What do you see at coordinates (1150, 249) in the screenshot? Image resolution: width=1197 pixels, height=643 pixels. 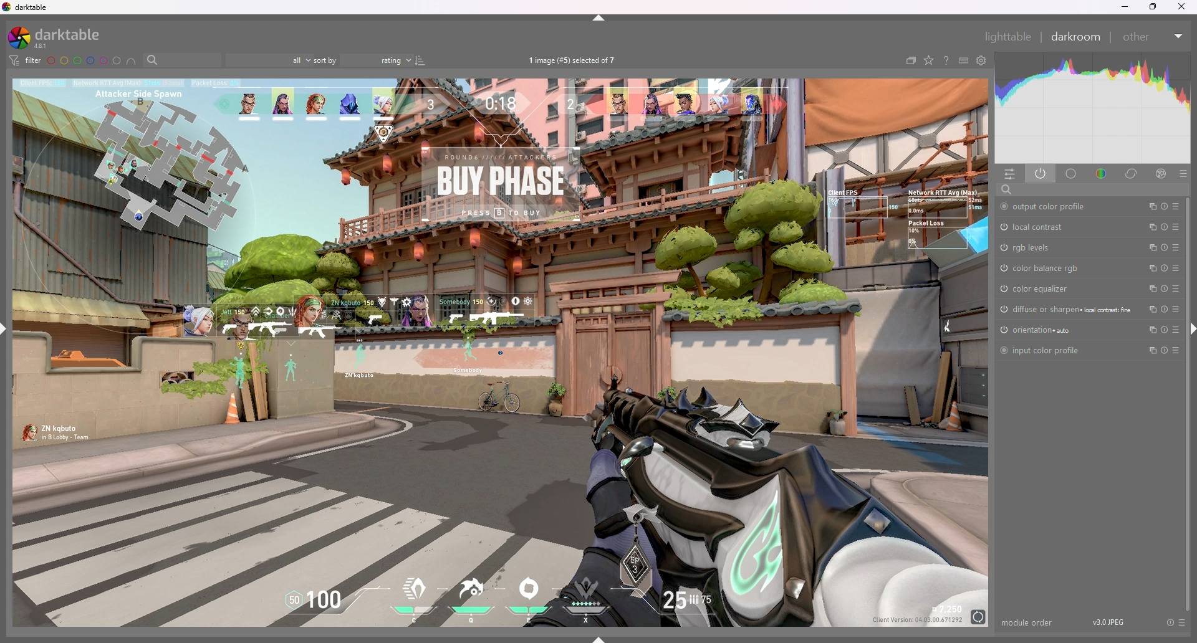 I see `multiple instances actions` at bounding box center [1150, 249].